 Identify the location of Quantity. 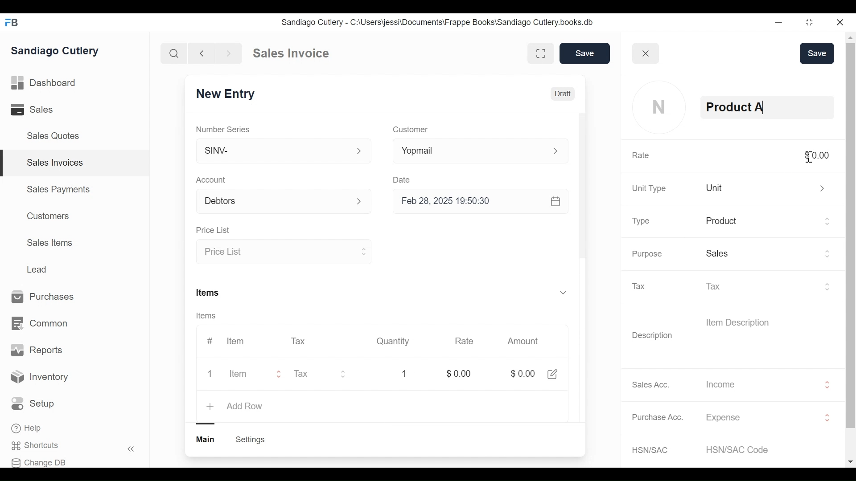
(392, 341).